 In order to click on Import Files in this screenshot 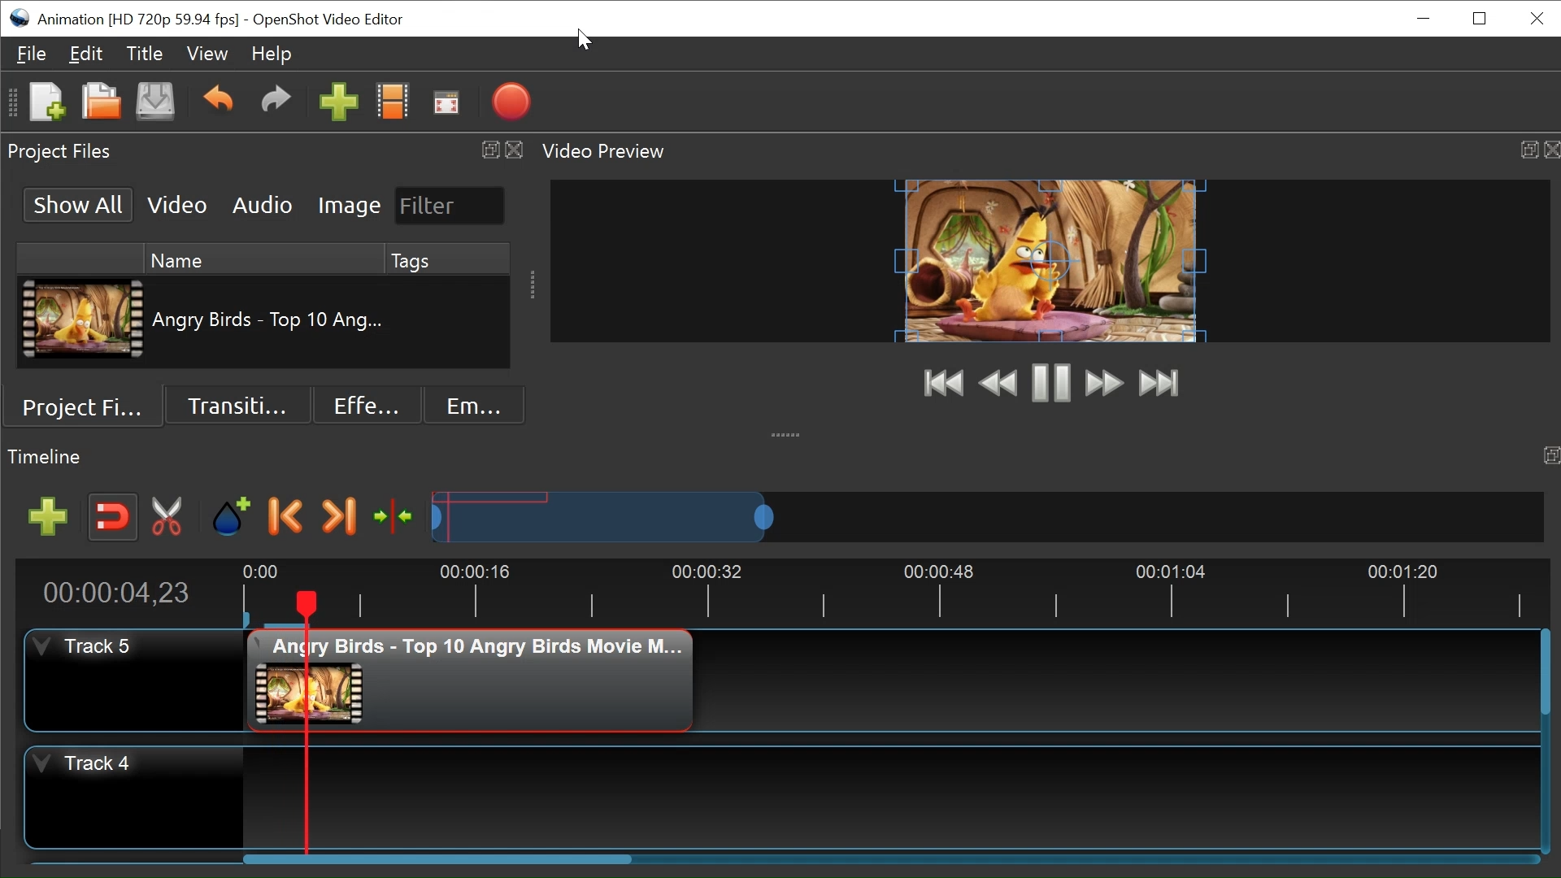, I will do `click(339, 101)`.